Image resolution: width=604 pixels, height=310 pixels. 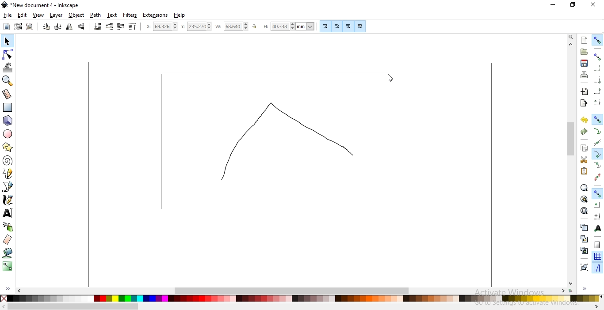 What do you see at coordinates (583, 187) in the screenshot?
I see `zoom to fit selection` at bounding box center [583, 187].